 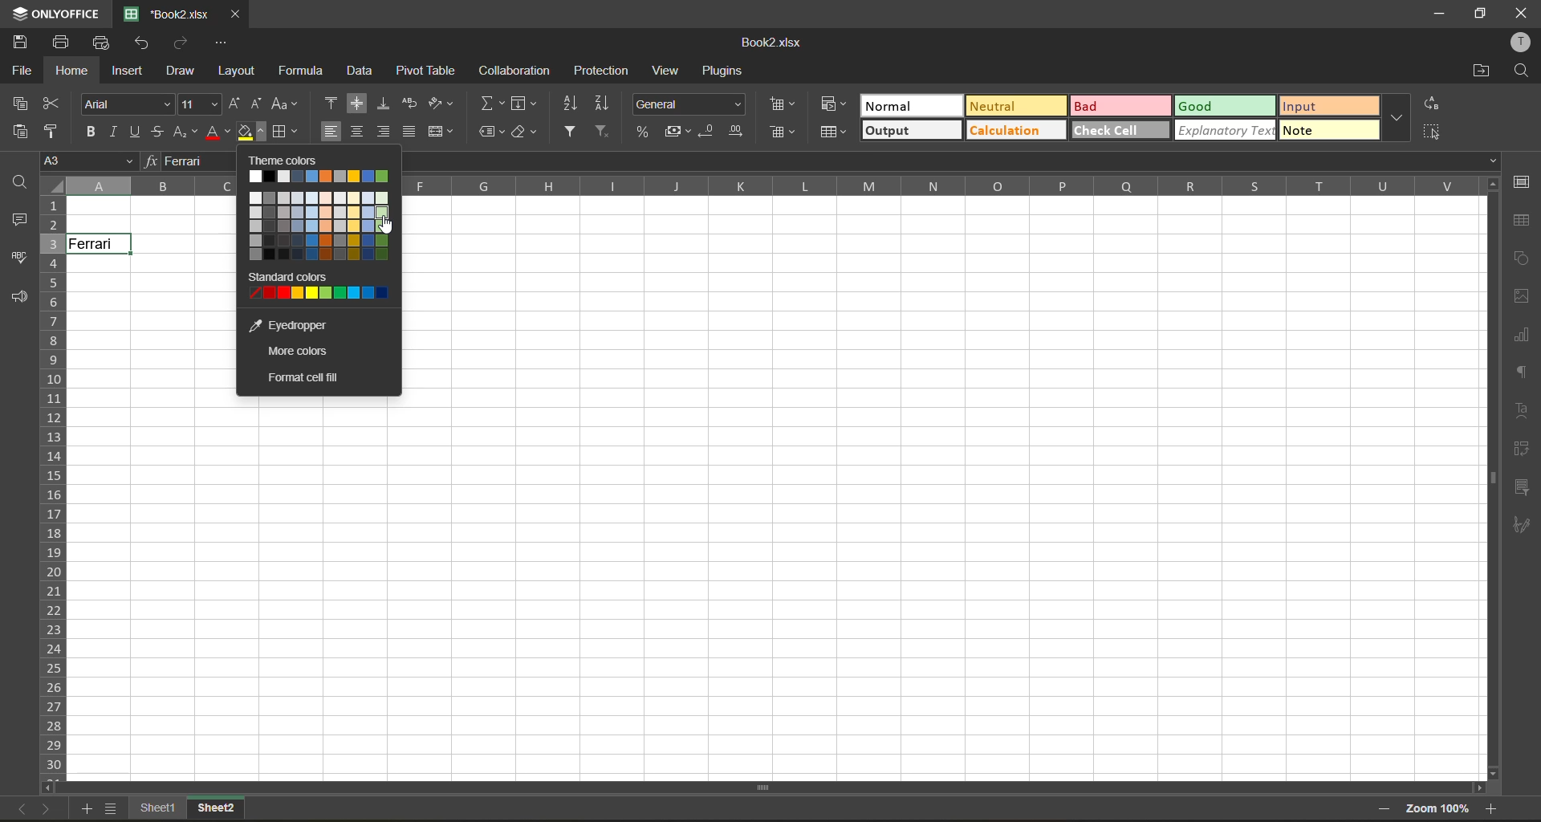 What do you see at coordinates (1519, 13) in the screenshot?
I see `close` at bounding box center [1519, 13].